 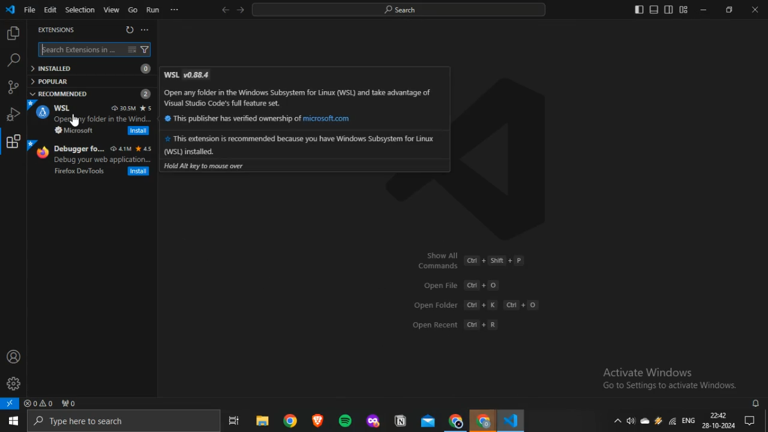 I want to click on Selection, so click(x=79, y=10).